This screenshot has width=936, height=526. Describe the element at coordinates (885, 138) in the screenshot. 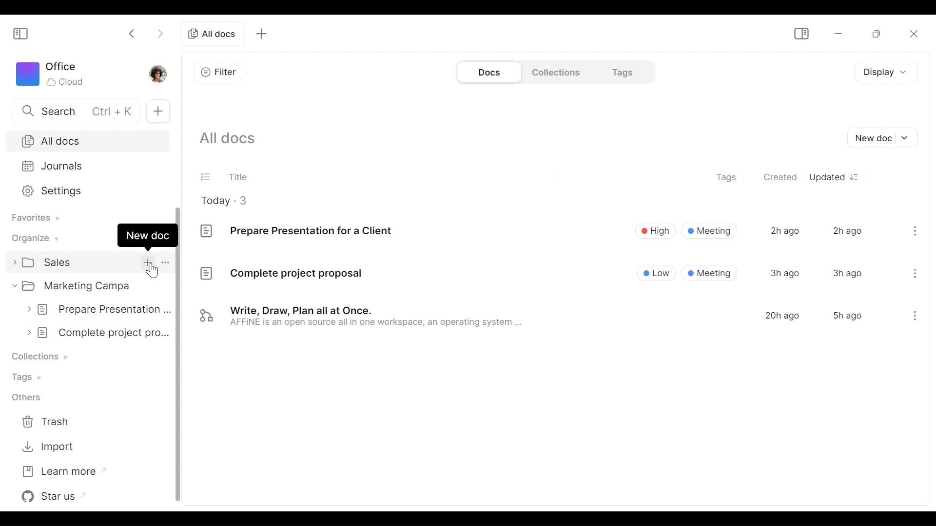

I see `New document` at that location.